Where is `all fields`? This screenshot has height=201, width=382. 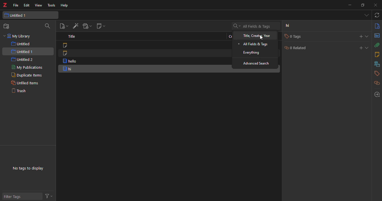
all fields is located at coordinates (254, 45).